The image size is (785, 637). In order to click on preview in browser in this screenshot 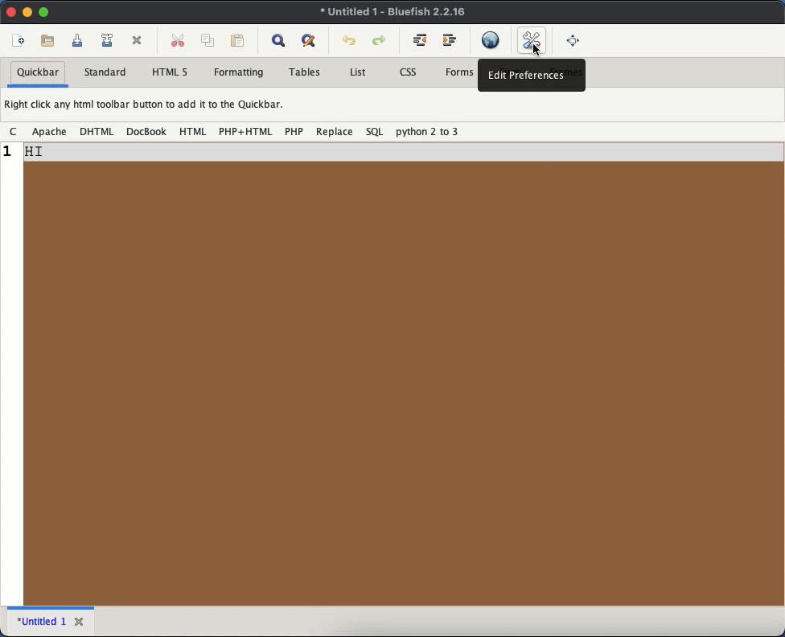, I will do `click(492, 39)`.